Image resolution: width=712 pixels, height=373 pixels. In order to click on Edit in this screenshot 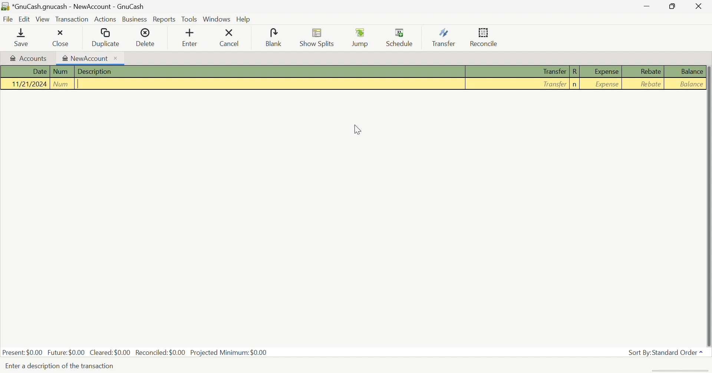, I will do `click(24, 19)`.